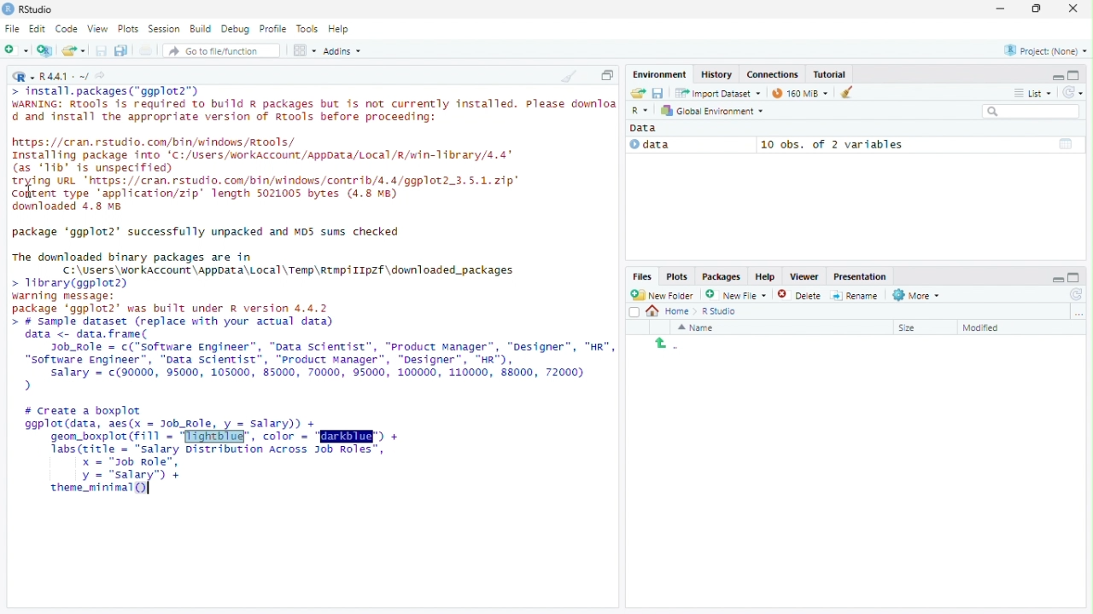 This screenshot has height=614, width=1093. What do you see at coordinates (237, 29) in the screenshot?
I see `Debug` at bounding box center [237, 29].